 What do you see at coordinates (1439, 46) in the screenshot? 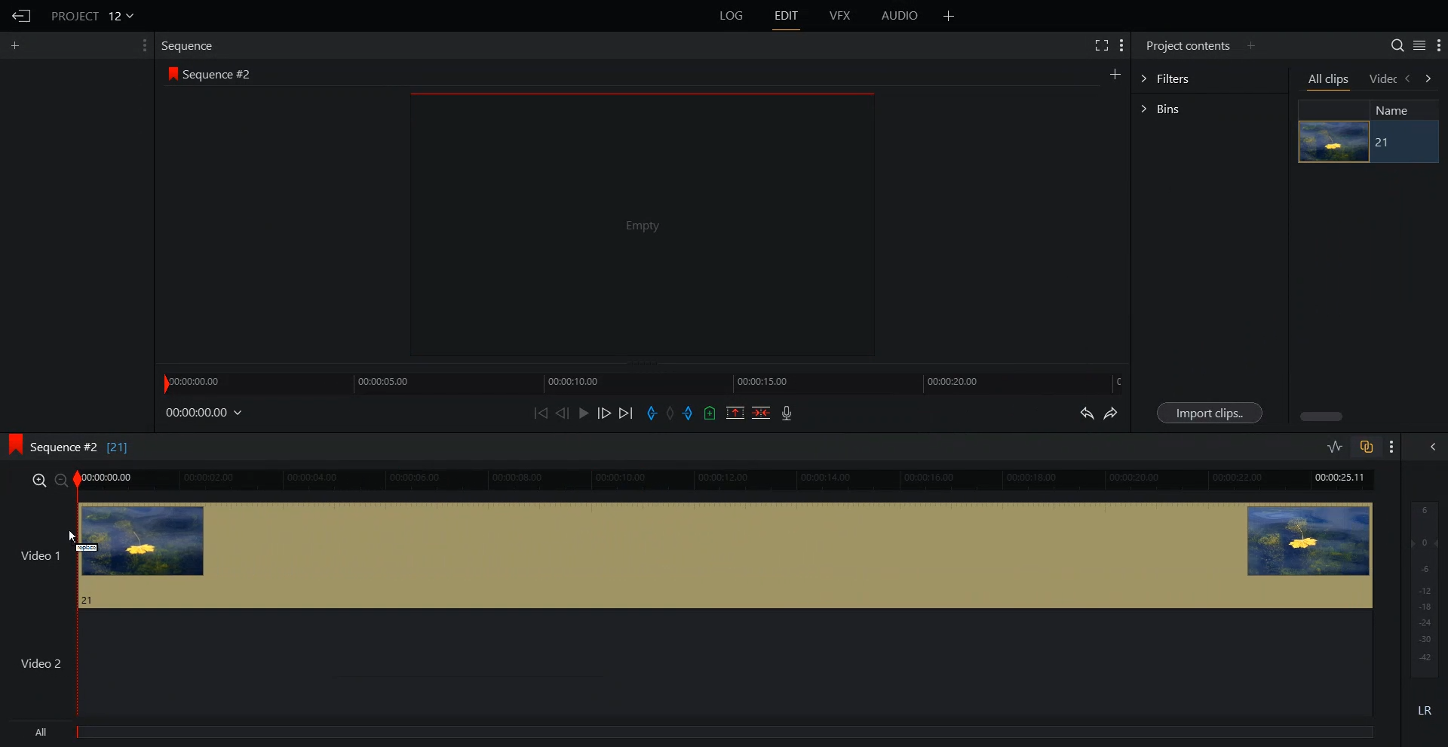
I see `Show Setting Menu` at bounding box center [1439, 46].